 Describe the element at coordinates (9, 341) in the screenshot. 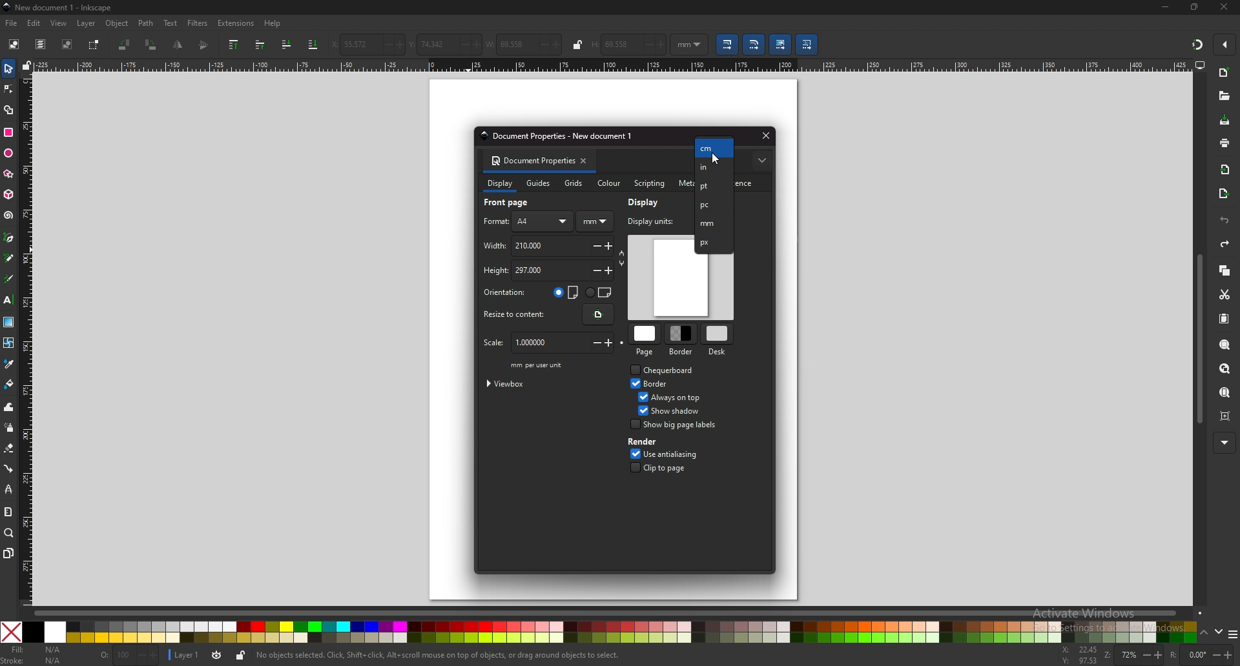

I see `mesh` at that location.